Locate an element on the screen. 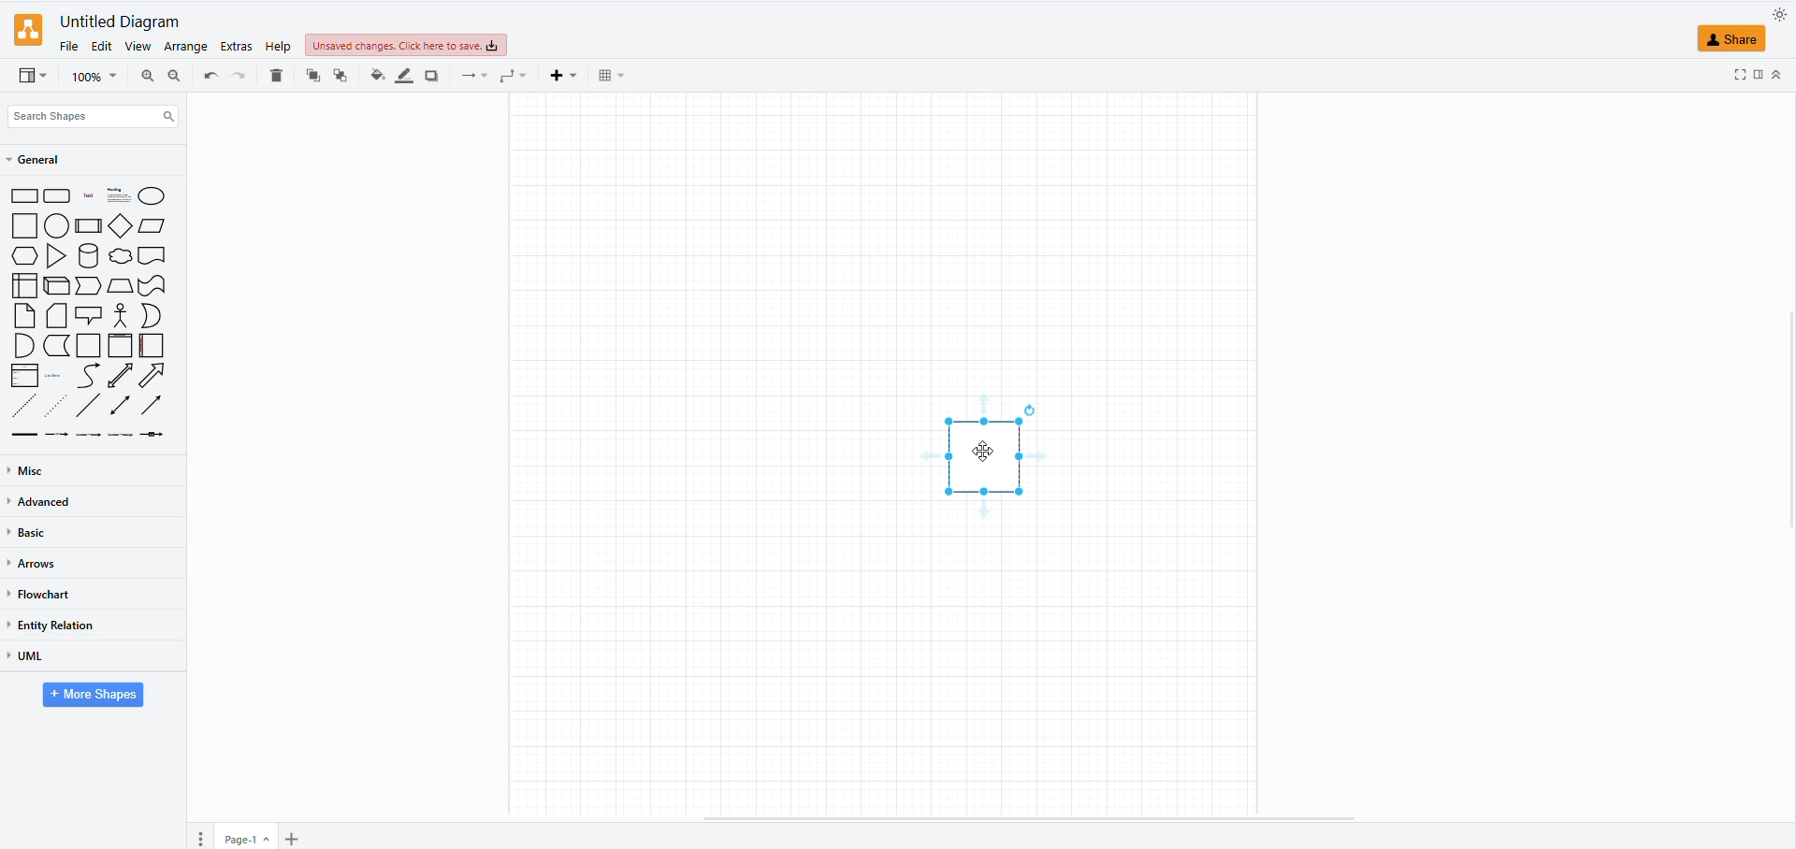 The image size is (1796, 849). basic is located at coordinates (36, 534).